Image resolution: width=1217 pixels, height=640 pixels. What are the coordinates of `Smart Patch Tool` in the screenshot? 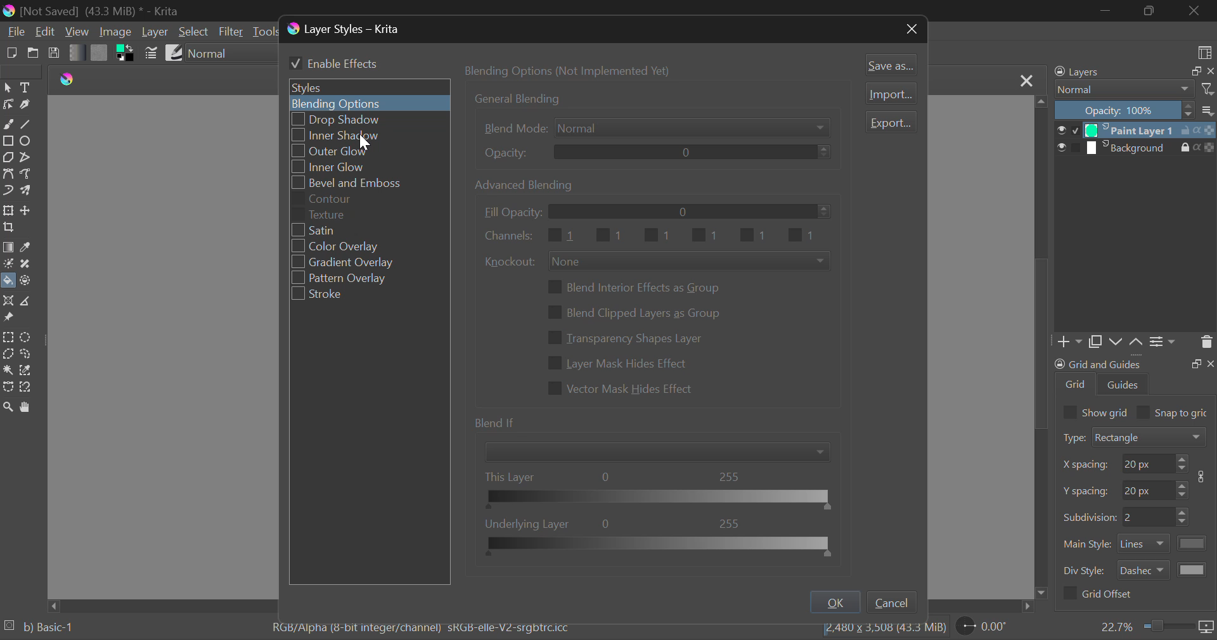 It's located at (26, 264).